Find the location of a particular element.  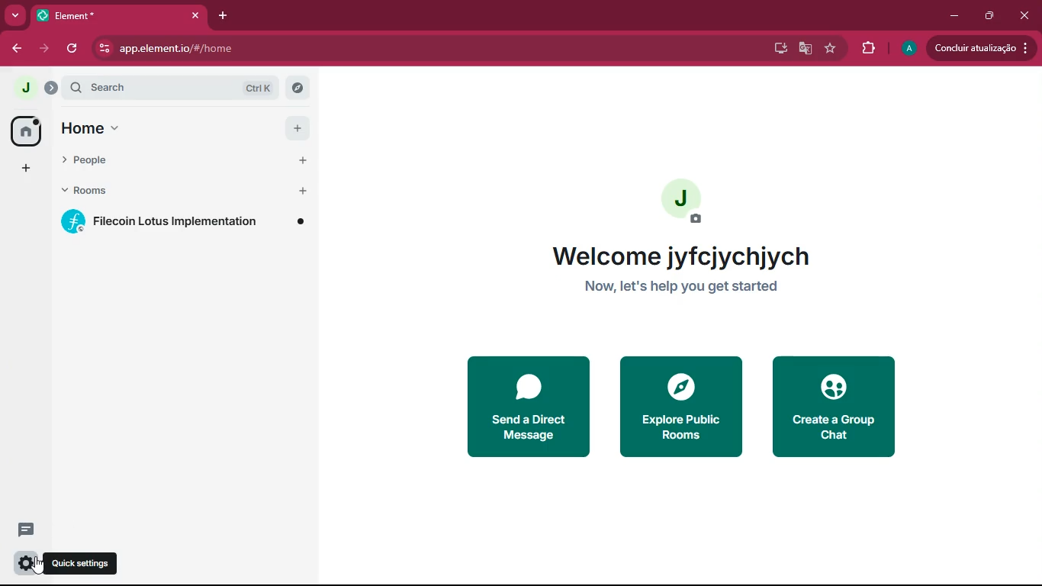

Now, let's help you get started is located at coordinates (690, 289).